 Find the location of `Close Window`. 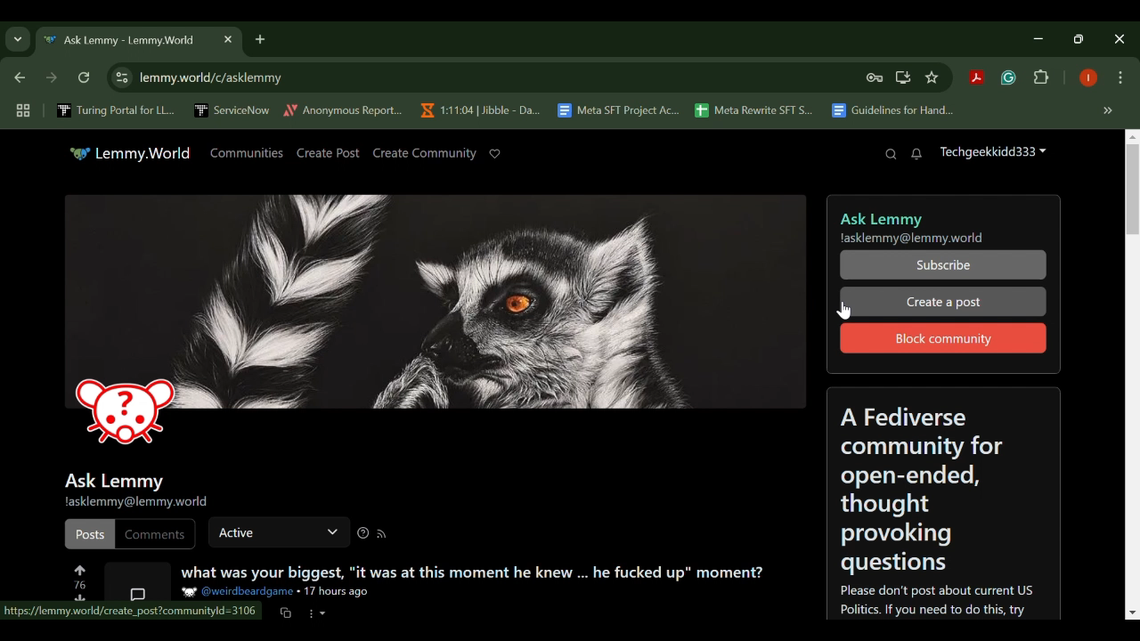

Close Window is located at coordinates (1120, 39).